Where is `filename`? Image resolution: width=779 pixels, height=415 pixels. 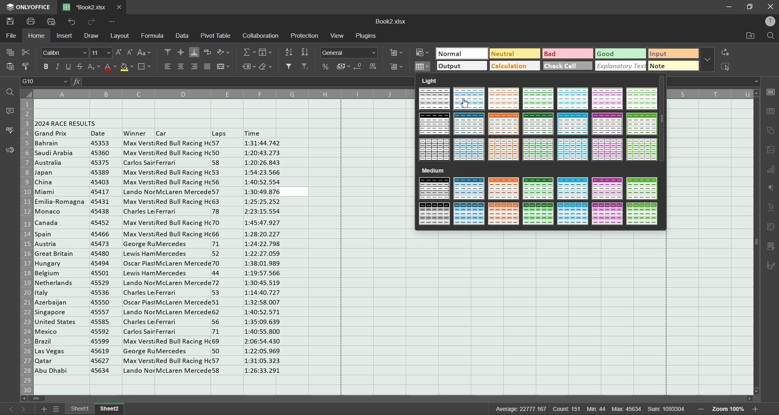 filename is located at coordinates (389, 22).